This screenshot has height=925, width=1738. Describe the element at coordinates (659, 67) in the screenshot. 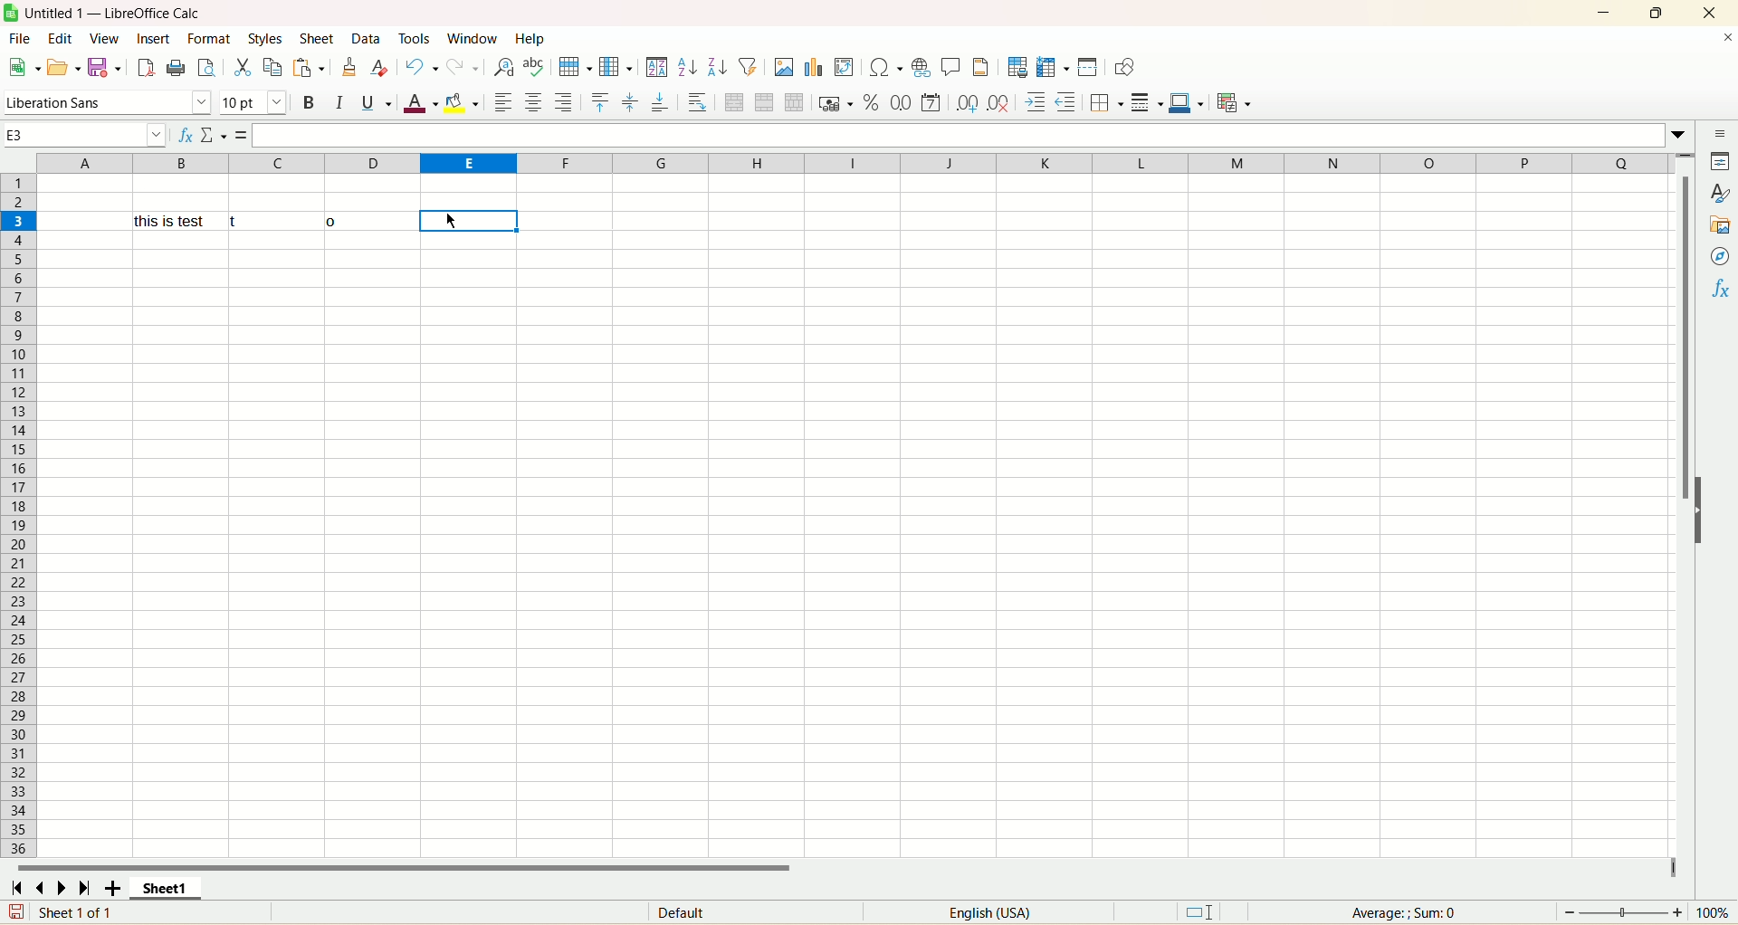

I see `sort` at that location.